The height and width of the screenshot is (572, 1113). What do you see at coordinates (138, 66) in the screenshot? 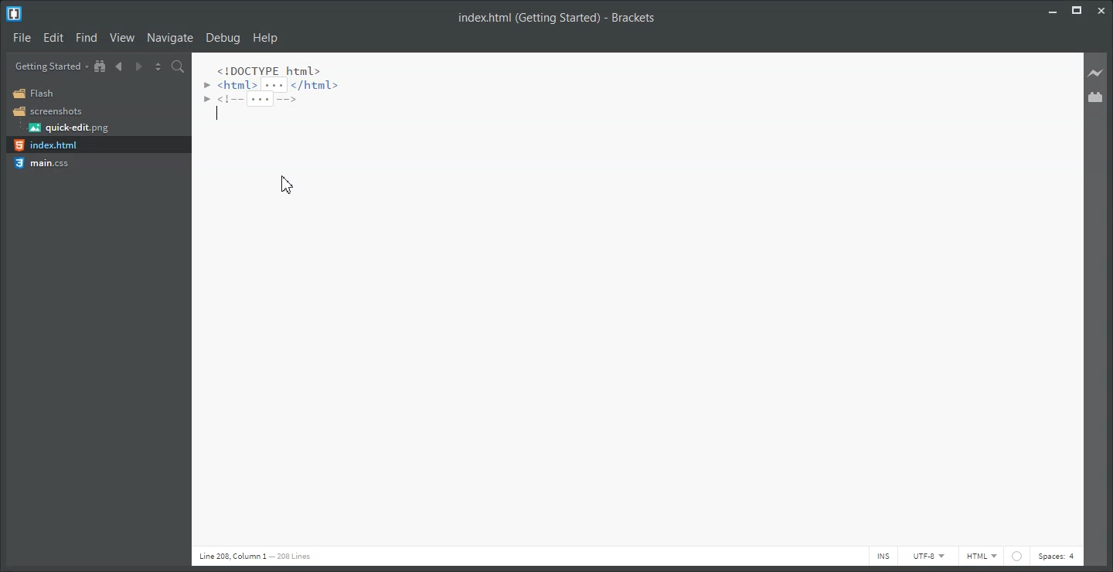
I see `Navigate Forward` at bounding box center [138, 66].